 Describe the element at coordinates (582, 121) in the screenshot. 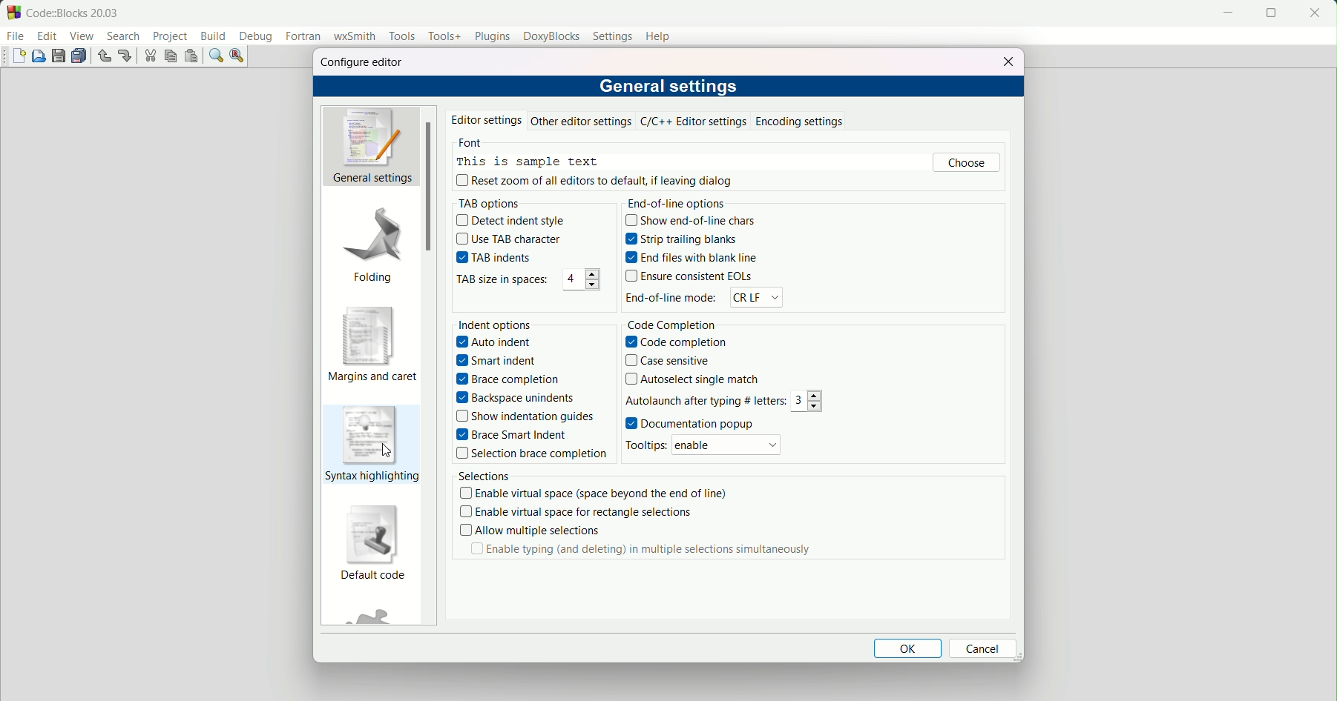

I see `other settings` at that location.